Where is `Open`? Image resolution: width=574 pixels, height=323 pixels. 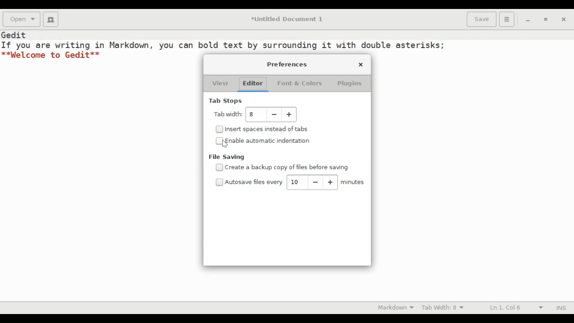
Open is located at coordinates (21, 20).